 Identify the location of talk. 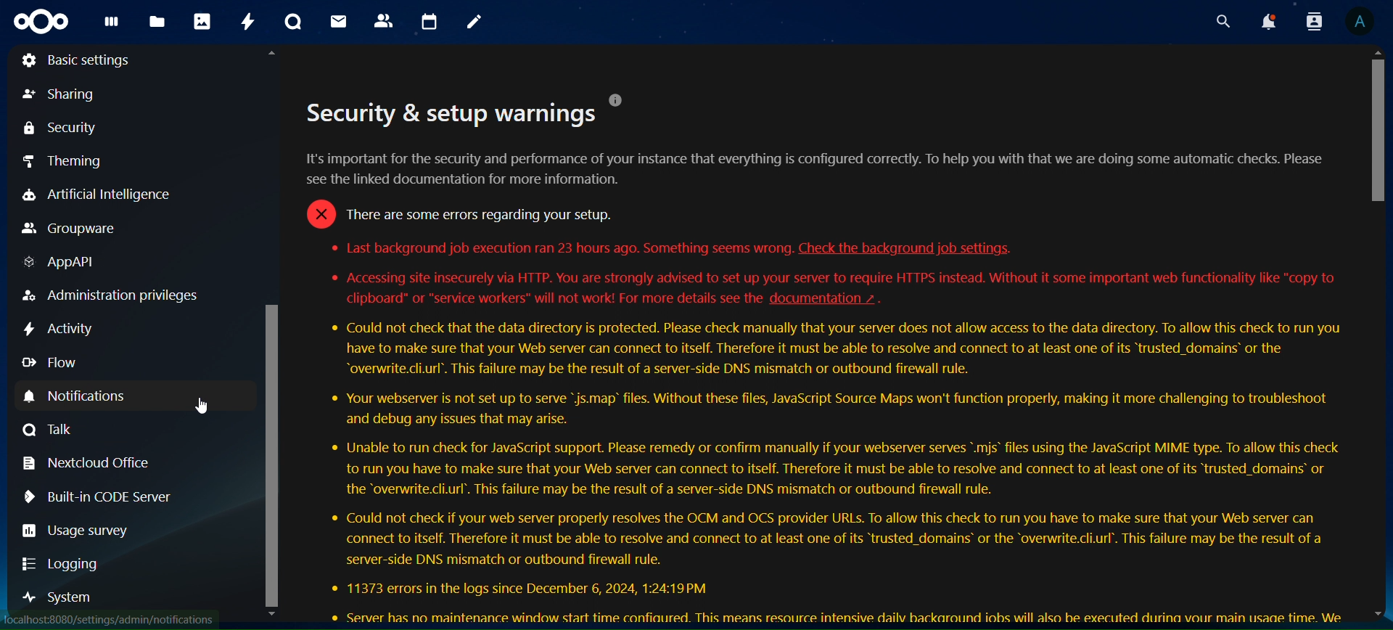
(46, 430).